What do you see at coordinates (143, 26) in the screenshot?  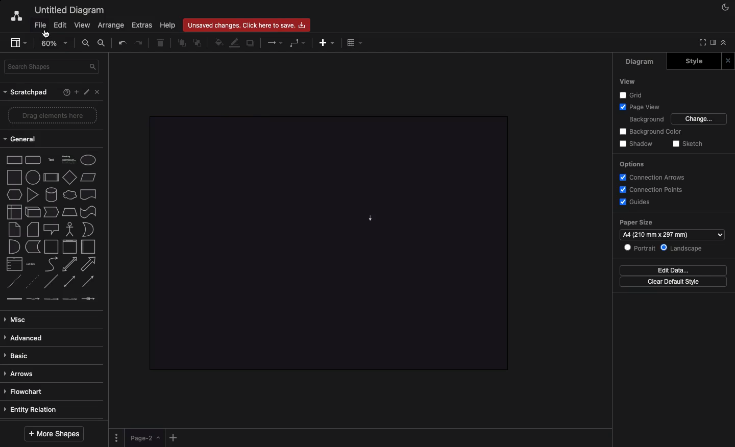 I see `Extras` at bounding box center [143, 26].